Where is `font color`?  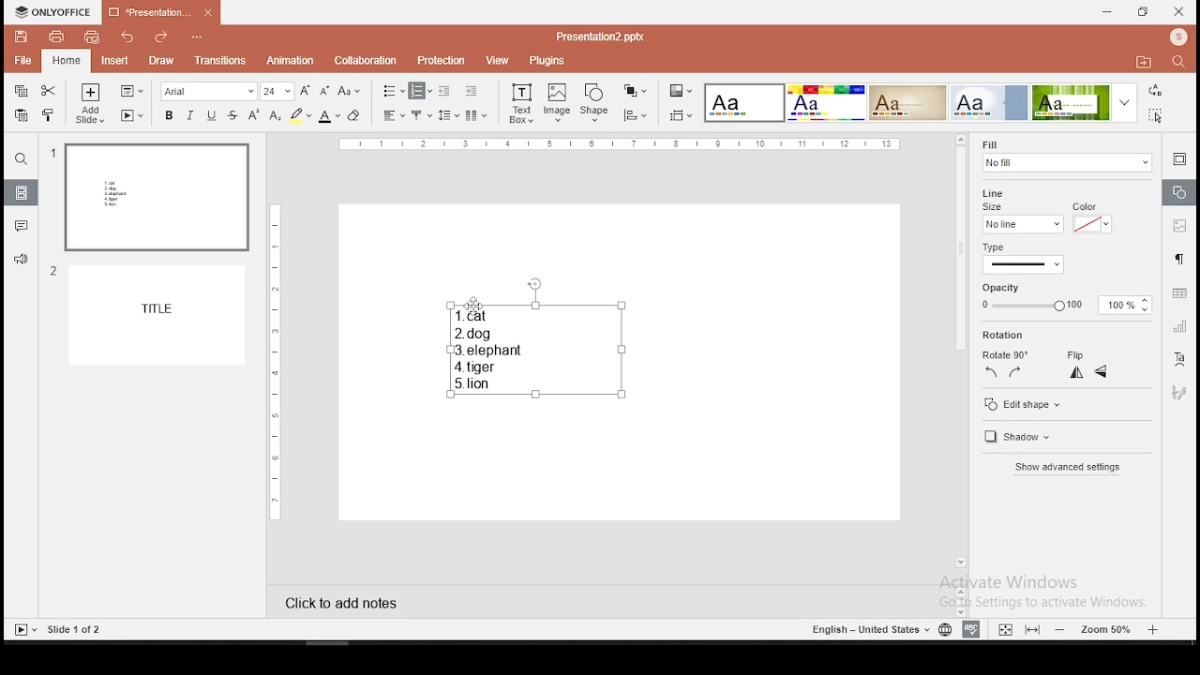 font color is located at coordinates (329, 115).